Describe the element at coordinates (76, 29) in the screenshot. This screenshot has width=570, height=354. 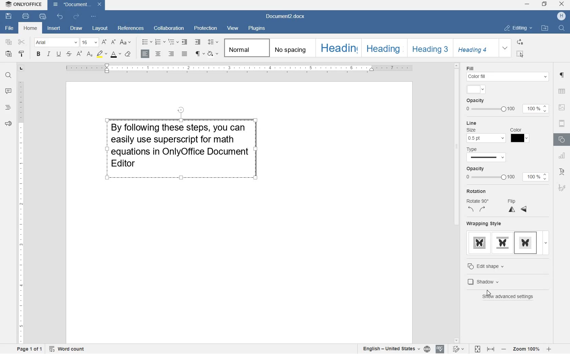
I see `draw` at that location.